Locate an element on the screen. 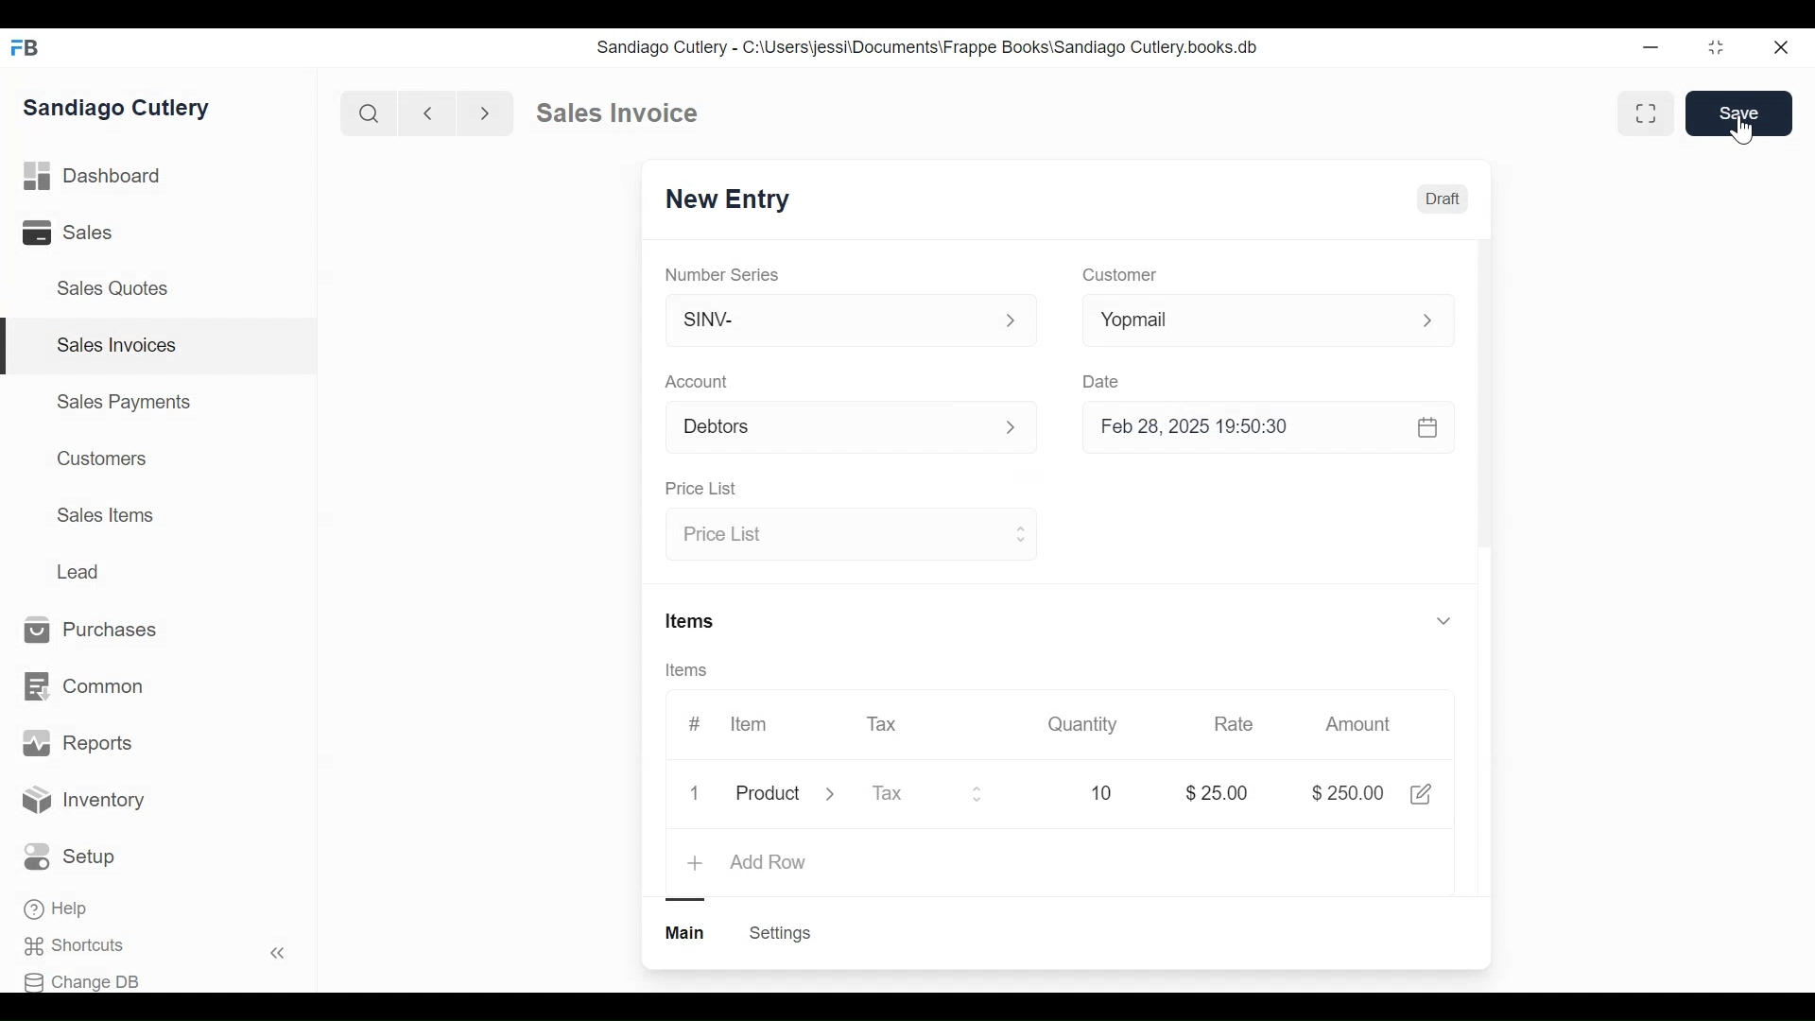 Image resolution: width=1815 pixels, height=1021 pixels. share is located at coordinates (1426, 794).